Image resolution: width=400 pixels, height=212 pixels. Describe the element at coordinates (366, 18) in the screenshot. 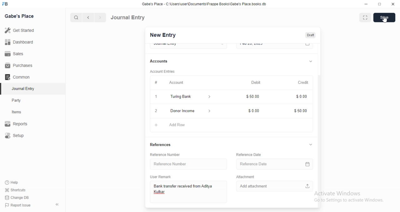

I see `full screen` at that location.